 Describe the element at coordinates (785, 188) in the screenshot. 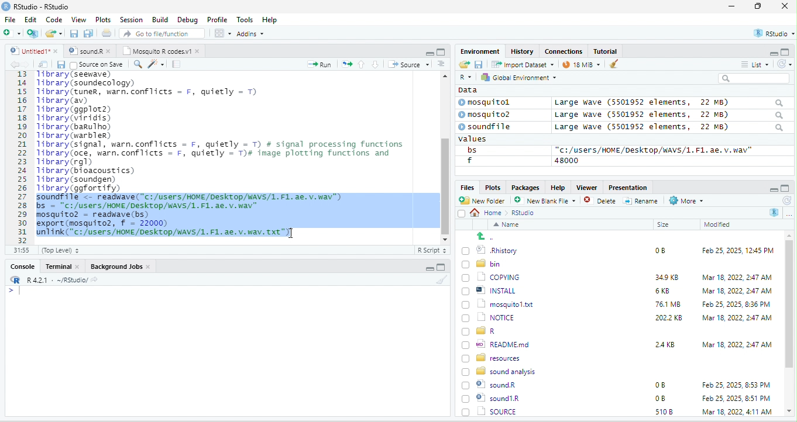

I see `maximize` at that location.